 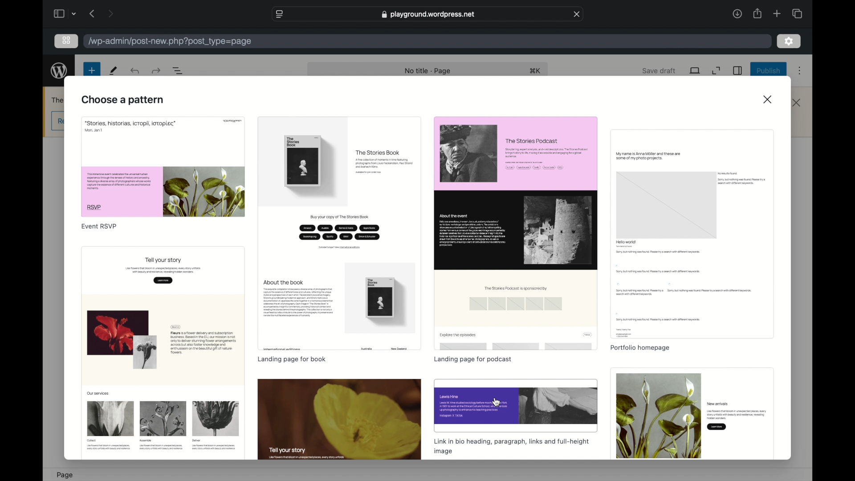 I want to click on undo, so click(x=156, y=70).